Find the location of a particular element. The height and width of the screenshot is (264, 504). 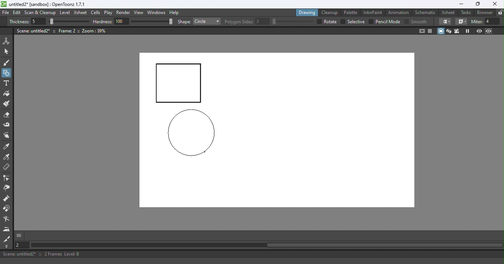

Polygon slides is located at coordinates (239, 22).